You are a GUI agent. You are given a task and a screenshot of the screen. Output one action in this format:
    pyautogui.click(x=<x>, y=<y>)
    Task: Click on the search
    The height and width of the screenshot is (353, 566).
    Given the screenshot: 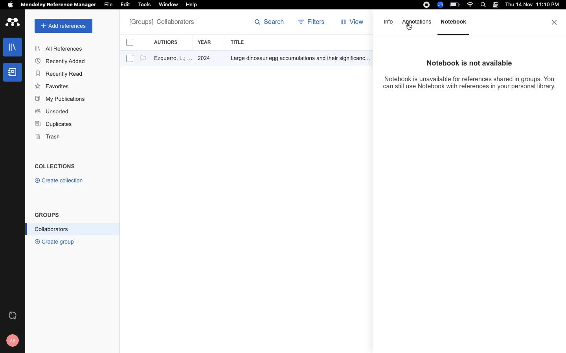 What is the action you would take?
    pyautogui.click(x=270, y=24)
    